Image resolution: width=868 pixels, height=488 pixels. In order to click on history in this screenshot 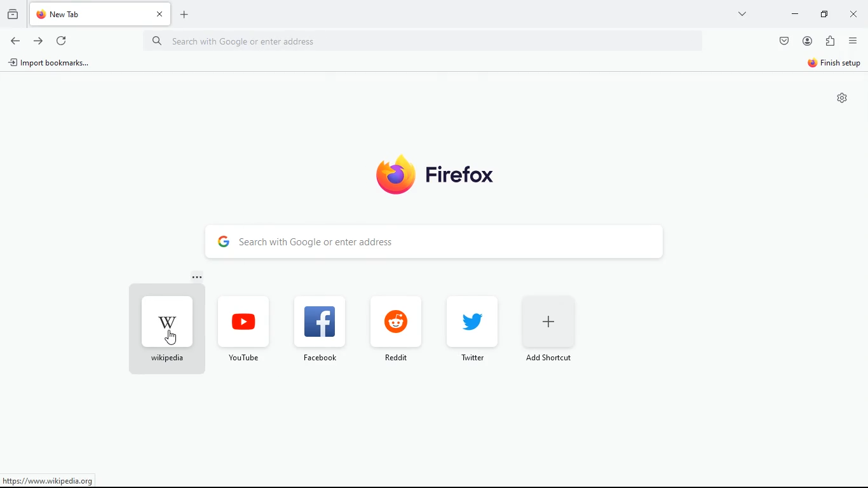, I will do `click(12, 15)`.